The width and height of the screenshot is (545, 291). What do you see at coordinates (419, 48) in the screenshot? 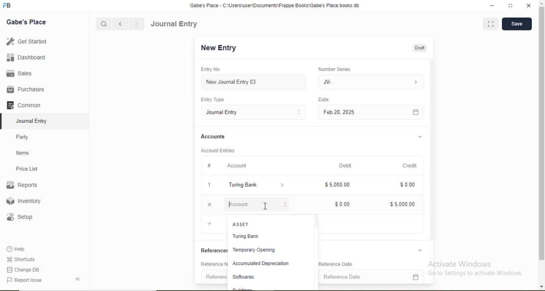
I see `Draft` at bounding box center [419, 48].